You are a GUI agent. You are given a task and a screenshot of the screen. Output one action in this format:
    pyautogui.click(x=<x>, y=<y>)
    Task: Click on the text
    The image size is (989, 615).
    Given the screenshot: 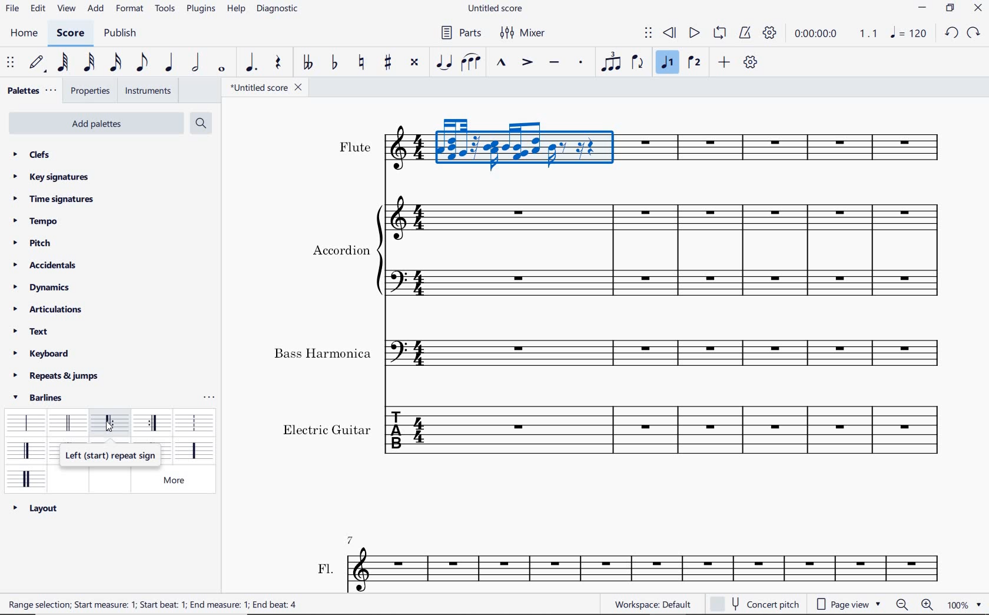 What is the action you would take?
    pyautogui.click(x=355, y=147)
    